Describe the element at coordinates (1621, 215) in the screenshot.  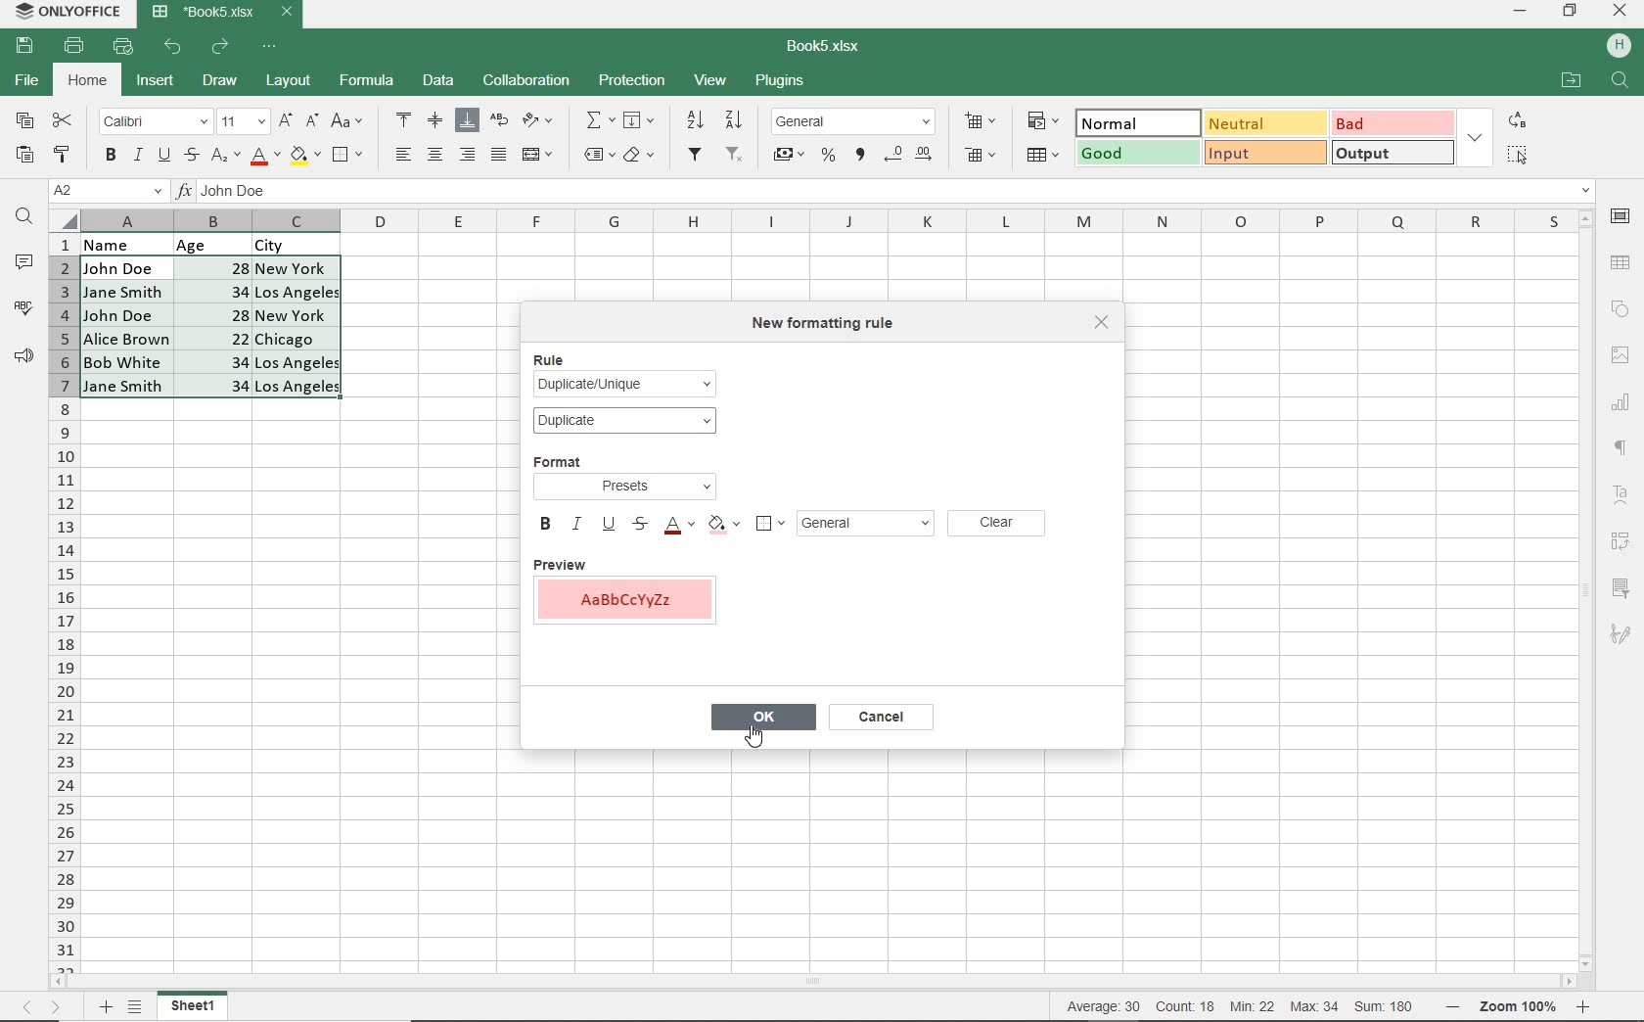
I see `CELL SETTINGS` at that location.